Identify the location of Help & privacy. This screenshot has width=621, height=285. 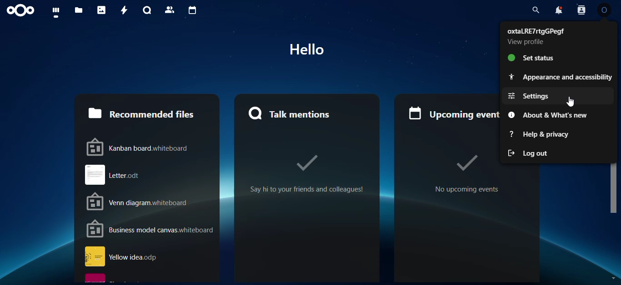
(558, 134).